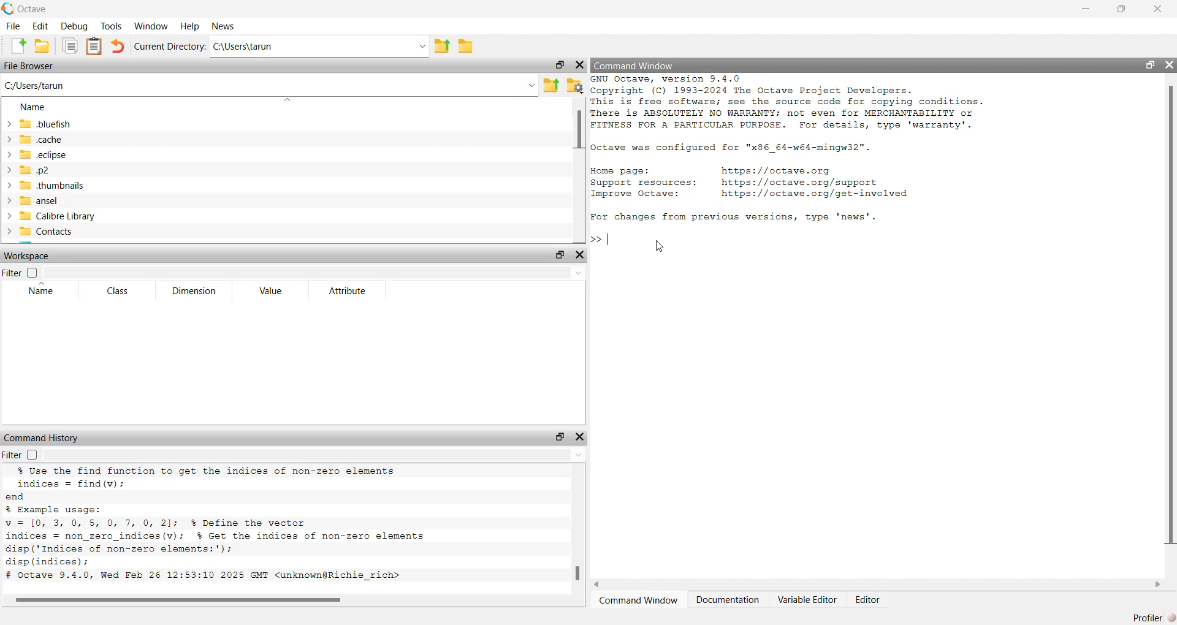 This screenshot has height=625, width=1177. I want to click on close, so click(581, 433).